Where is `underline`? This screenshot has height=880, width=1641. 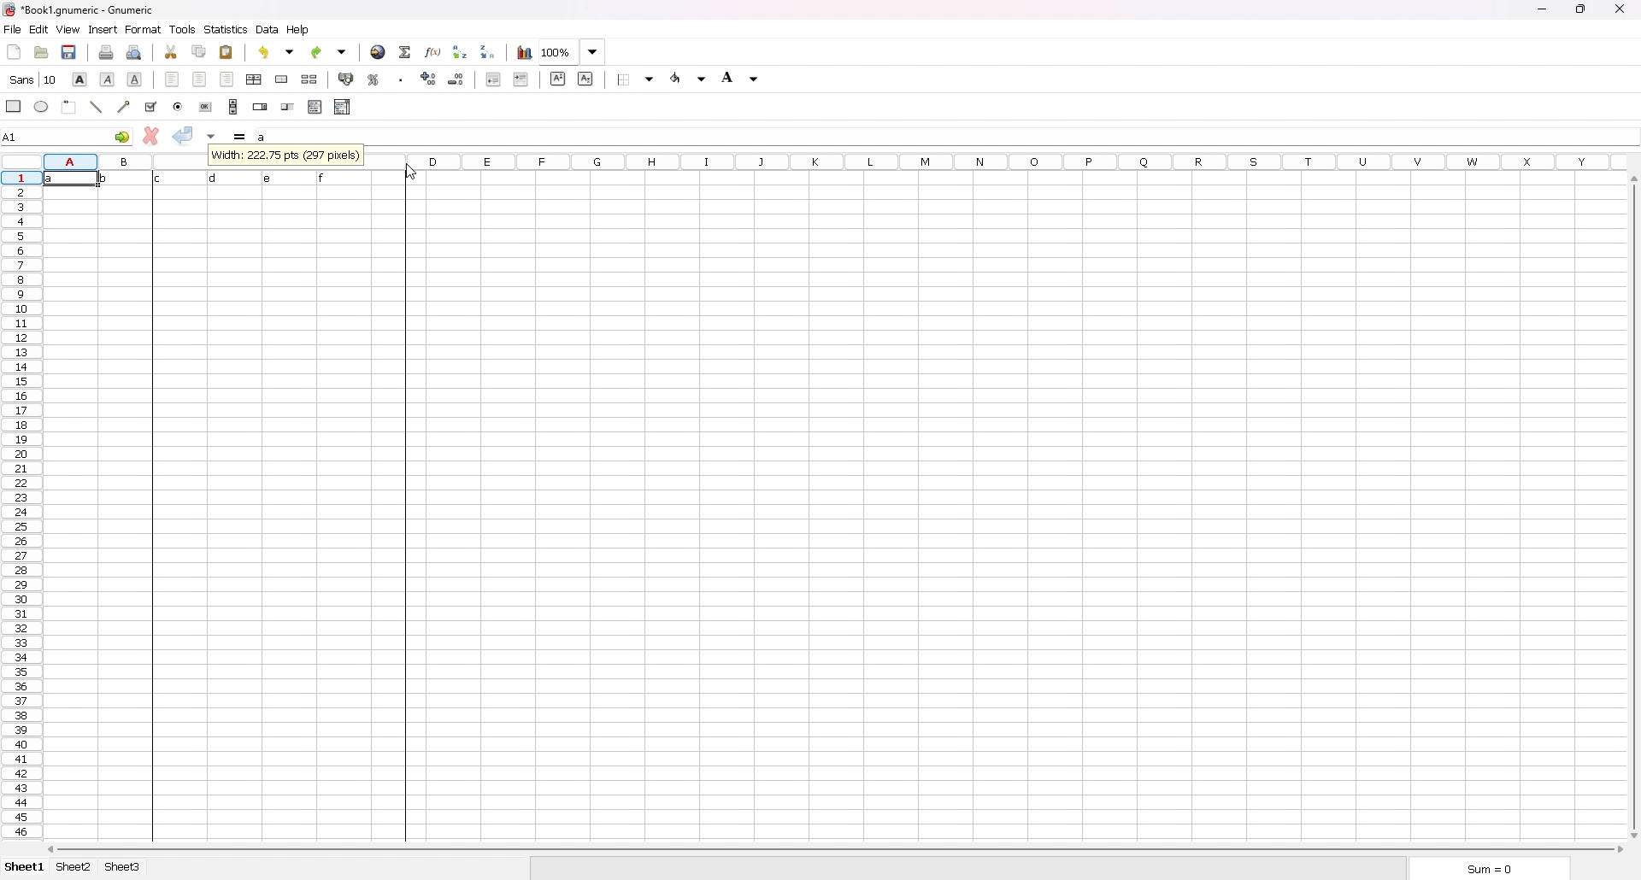
underline is located at coordinates (136, 79).